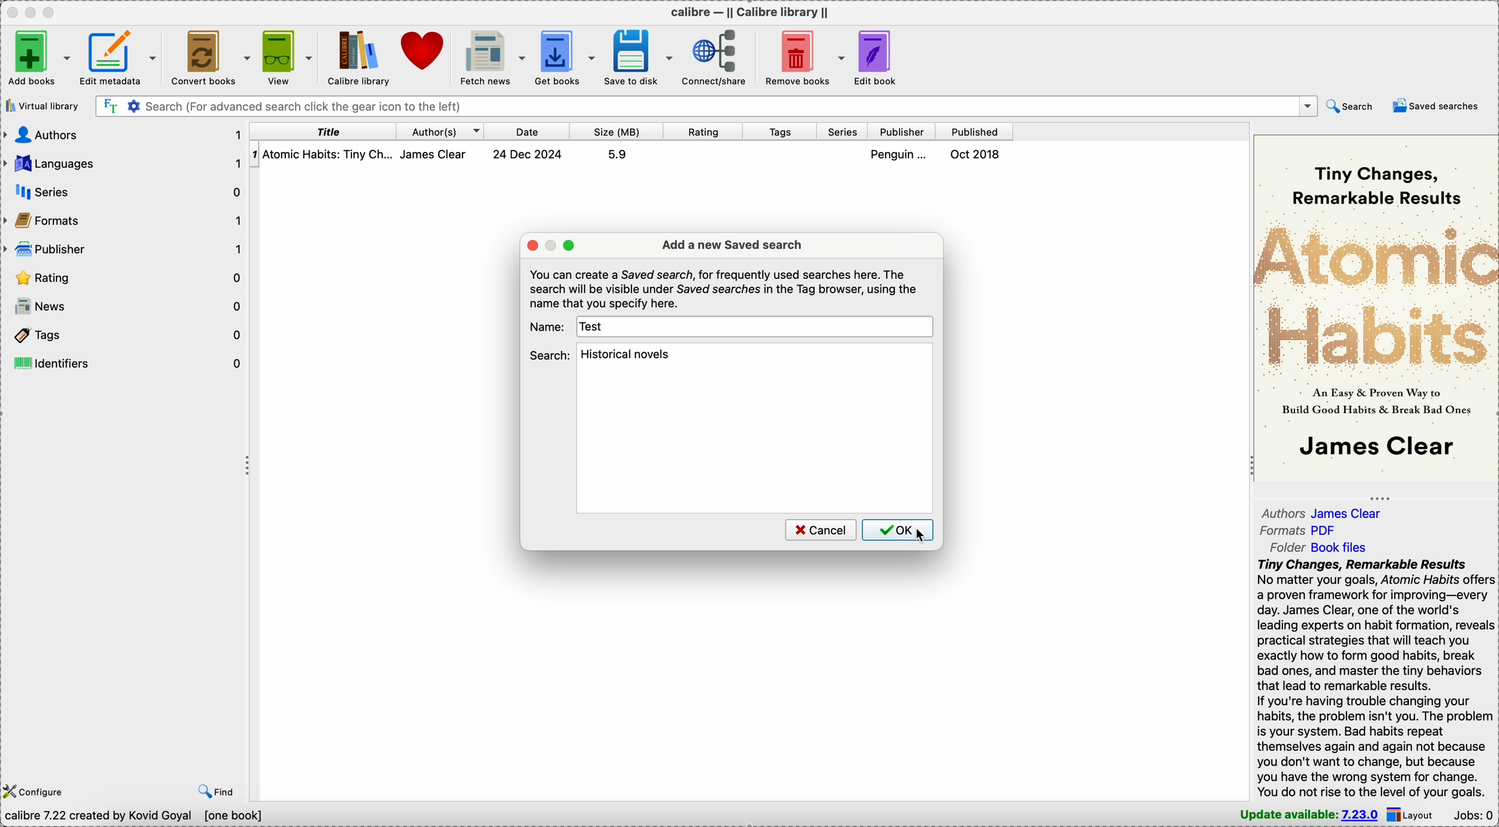 The height and width of the screenshot is (827, 1499). What do you see at coordinates (782, 132) in the screenshot?
I see `tags` at bounding box center [782, 132].